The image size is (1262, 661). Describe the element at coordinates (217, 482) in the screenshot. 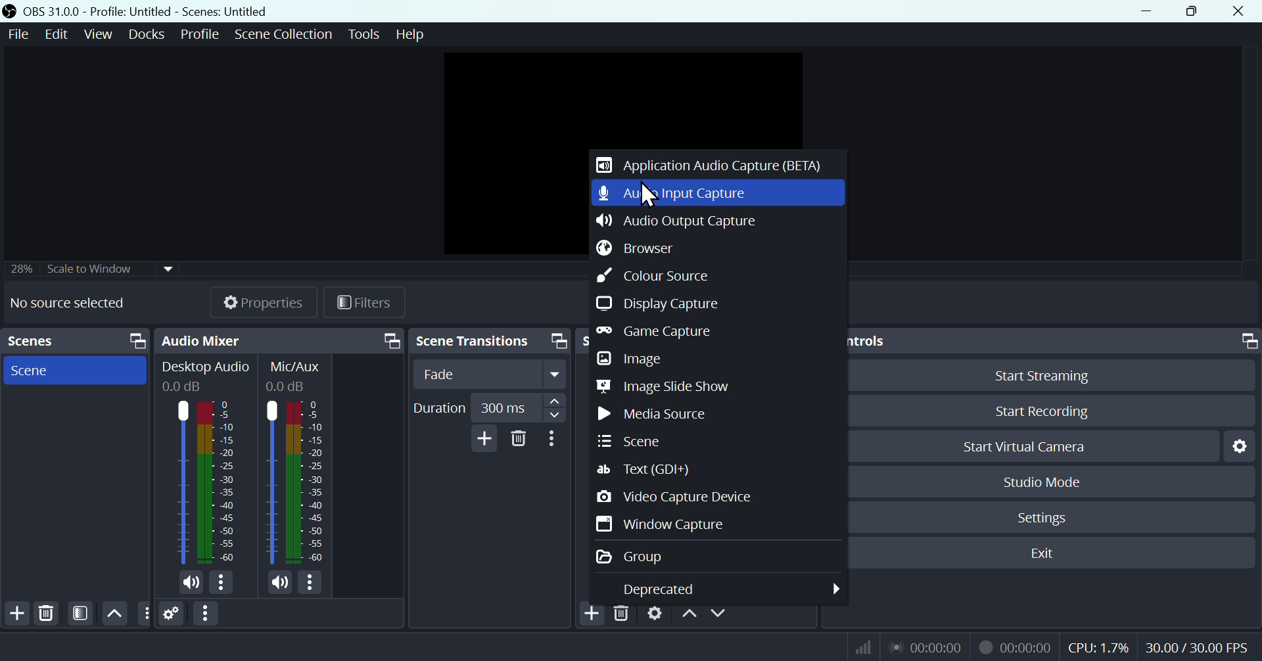

I see `Desktop Audio bar` at that location.